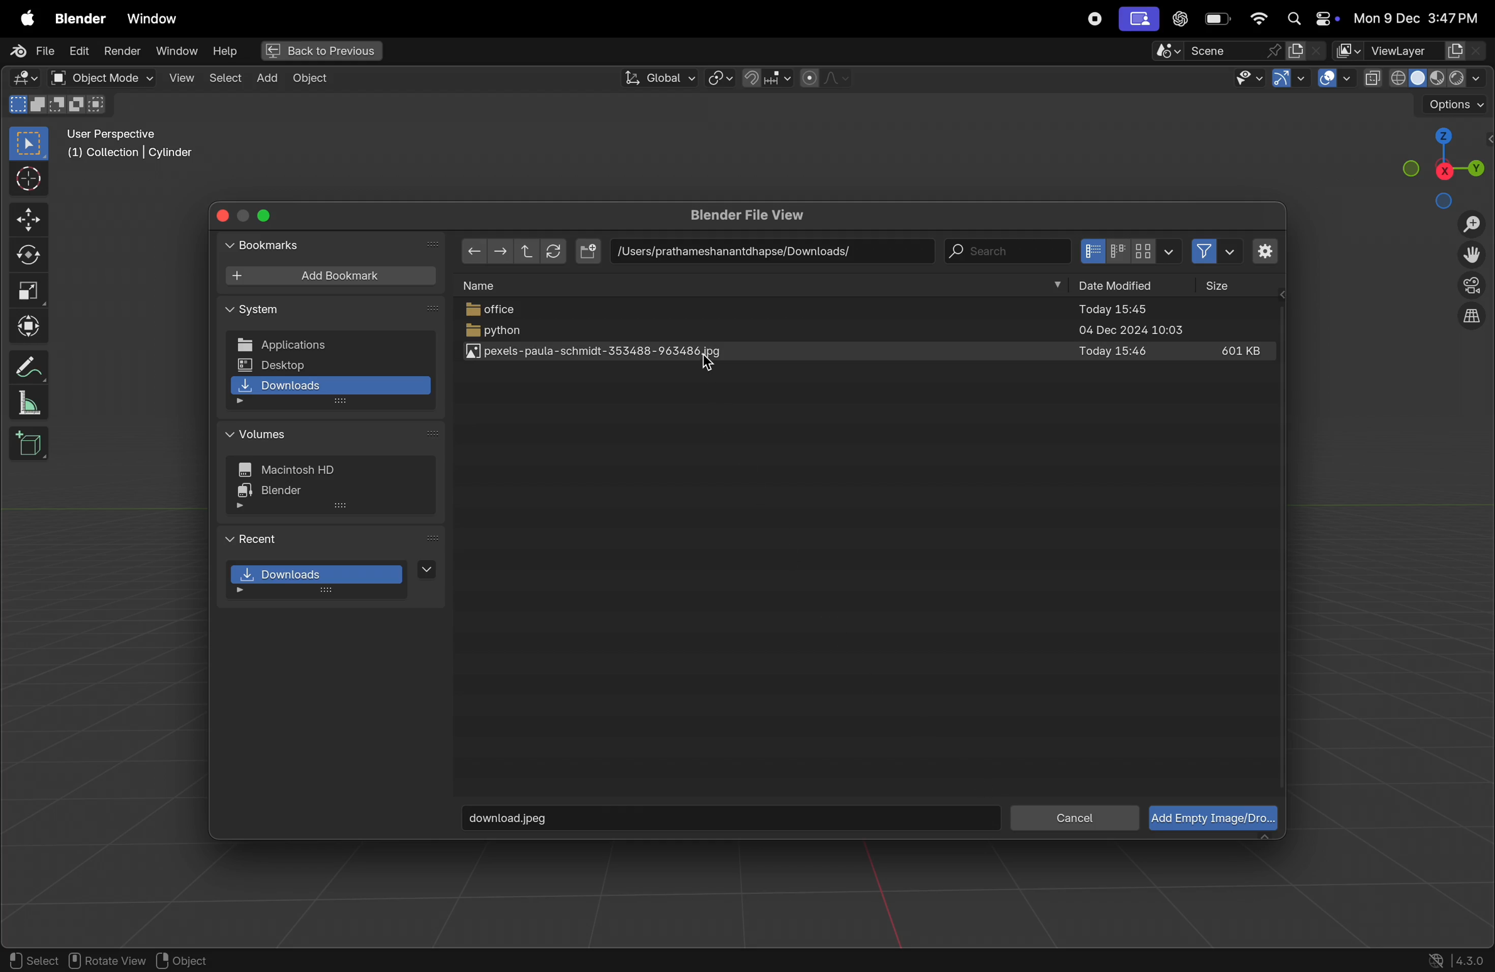  Describe the element at coordinates (824, 78) in the screenshot. I see `proportional fall off` at that location.